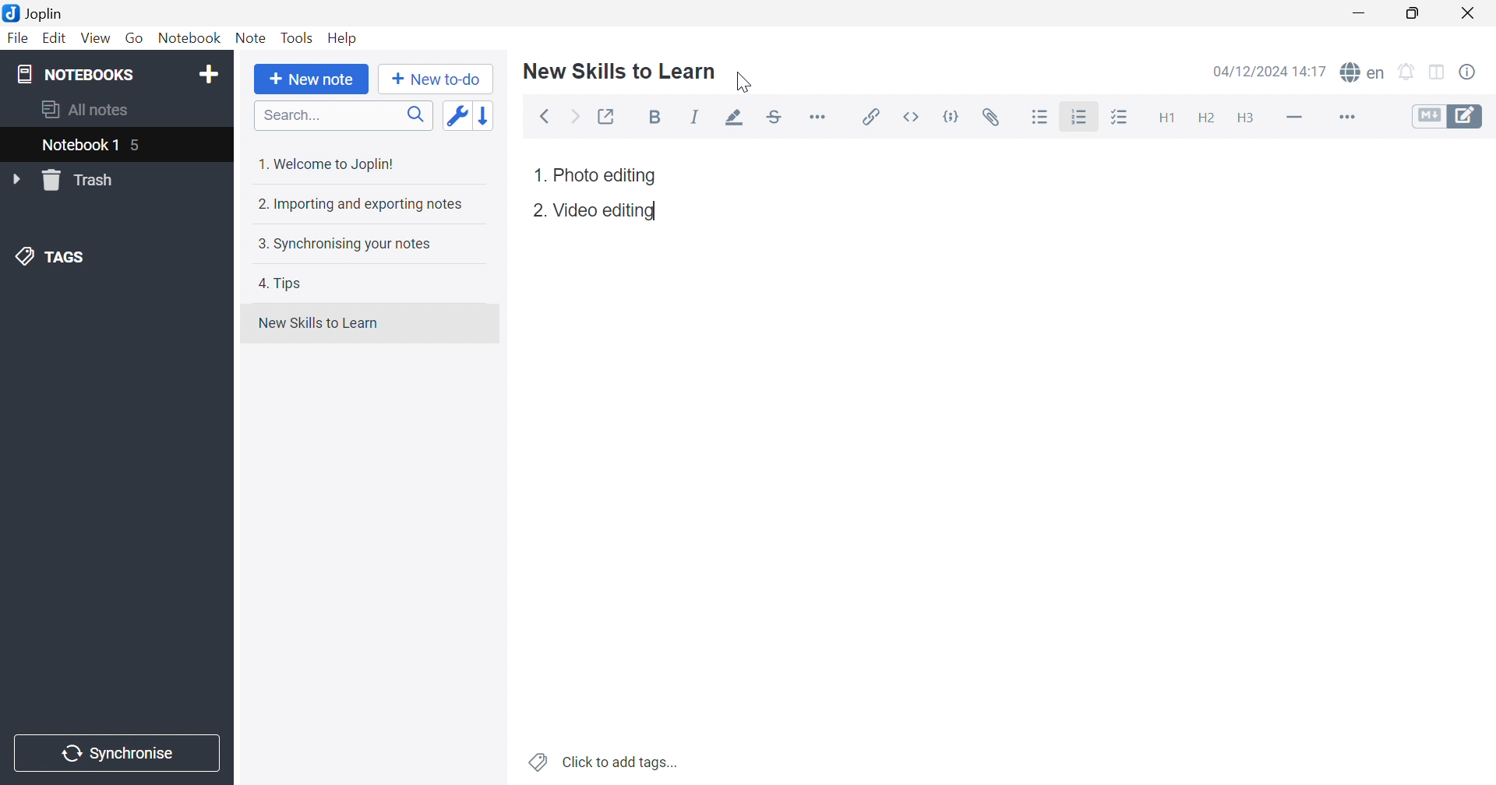  Describe the element at coordinates (1361, 71) in the screenshot. I see `Spell checker` at that location.